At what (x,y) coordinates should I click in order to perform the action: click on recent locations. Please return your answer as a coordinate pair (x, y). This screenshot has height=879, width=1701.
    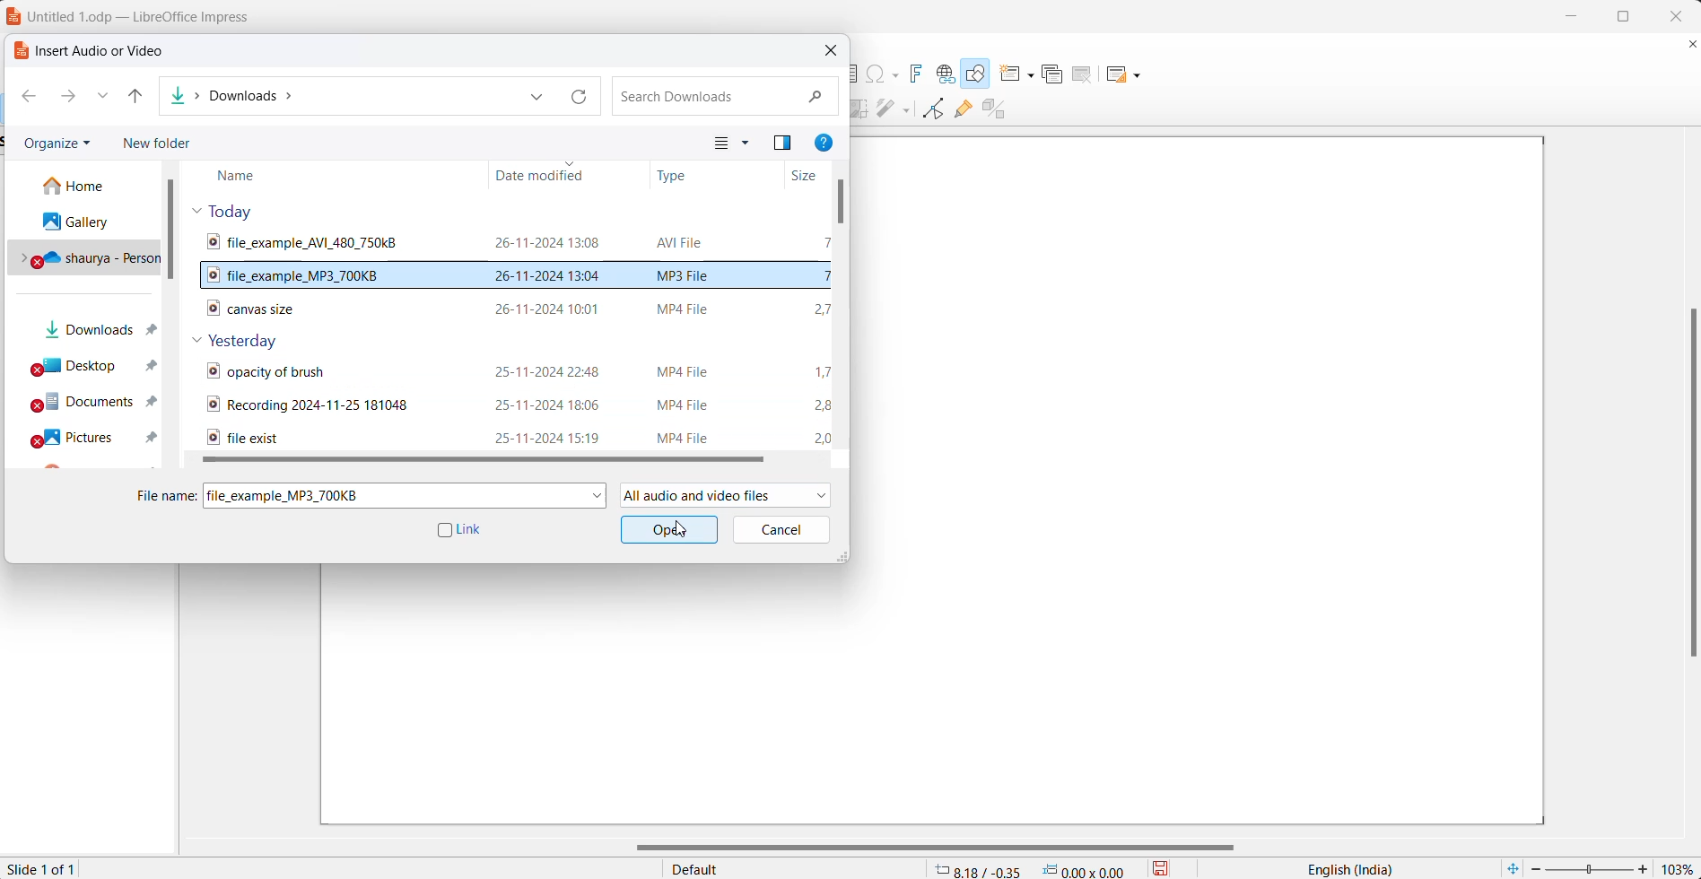
    Looking at the image, I should click on (102, 99).